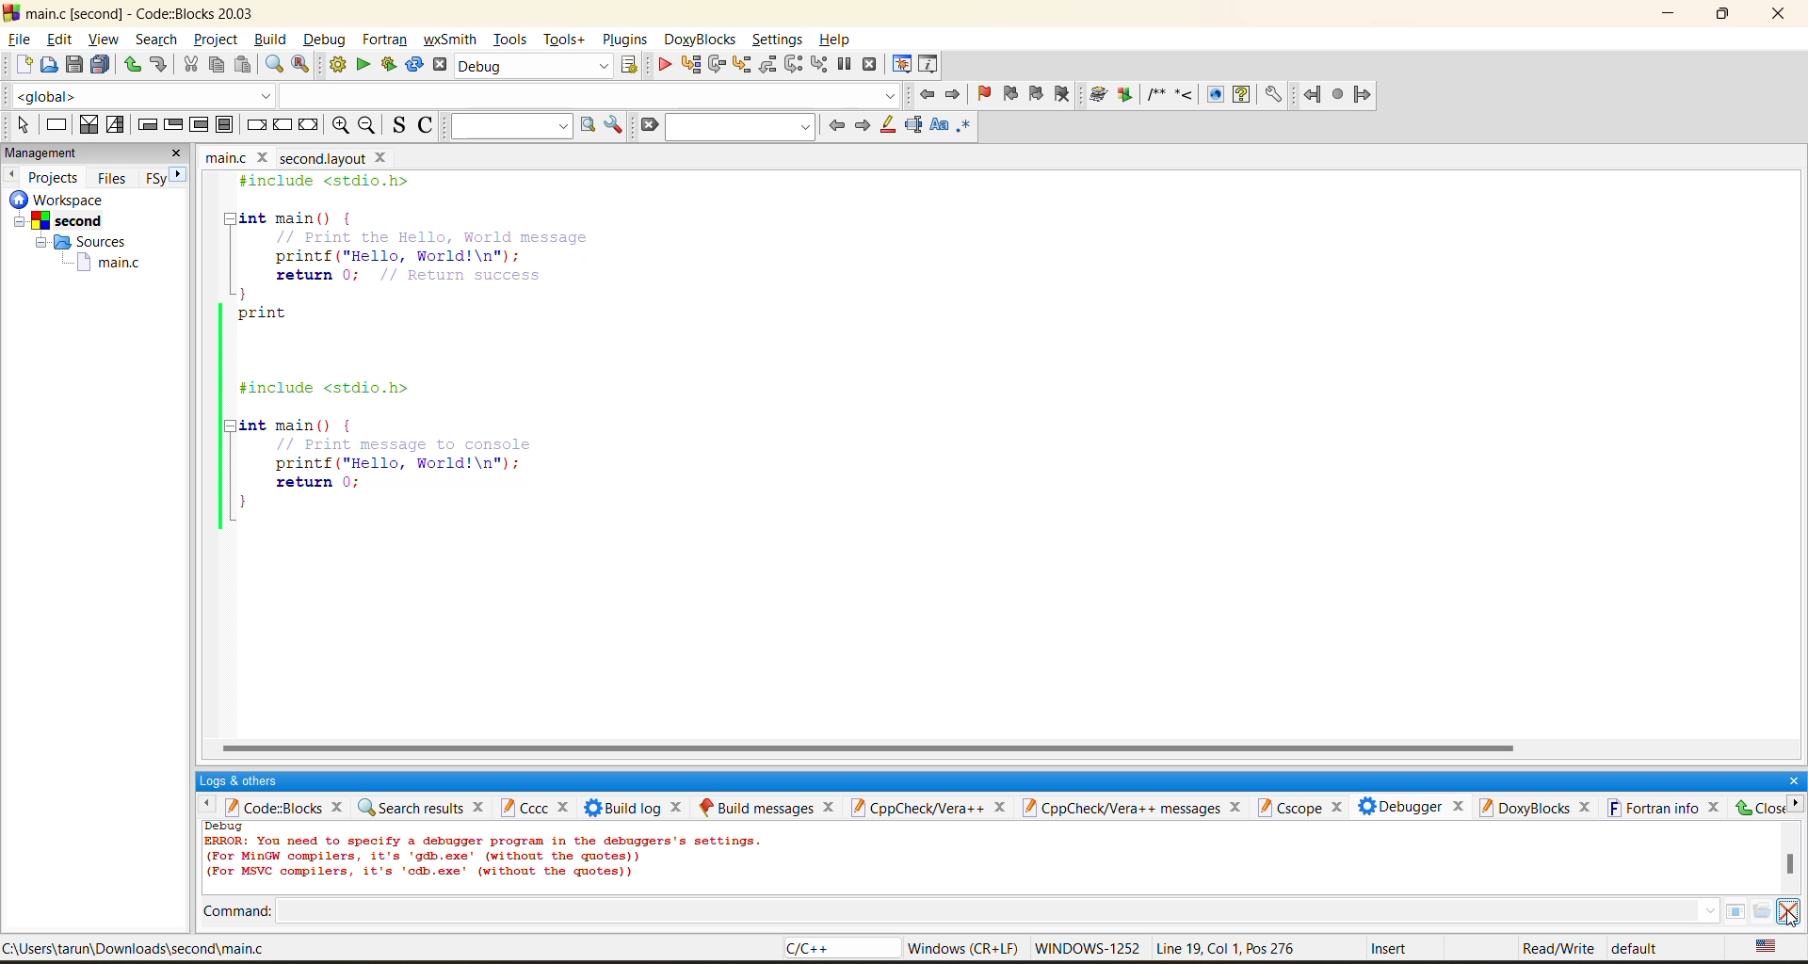 This screenshot has width=1808, height=964. What do you see at coordinates (241, 68) in the screenshot?
I see `paste` at bounding box center [241, 68].